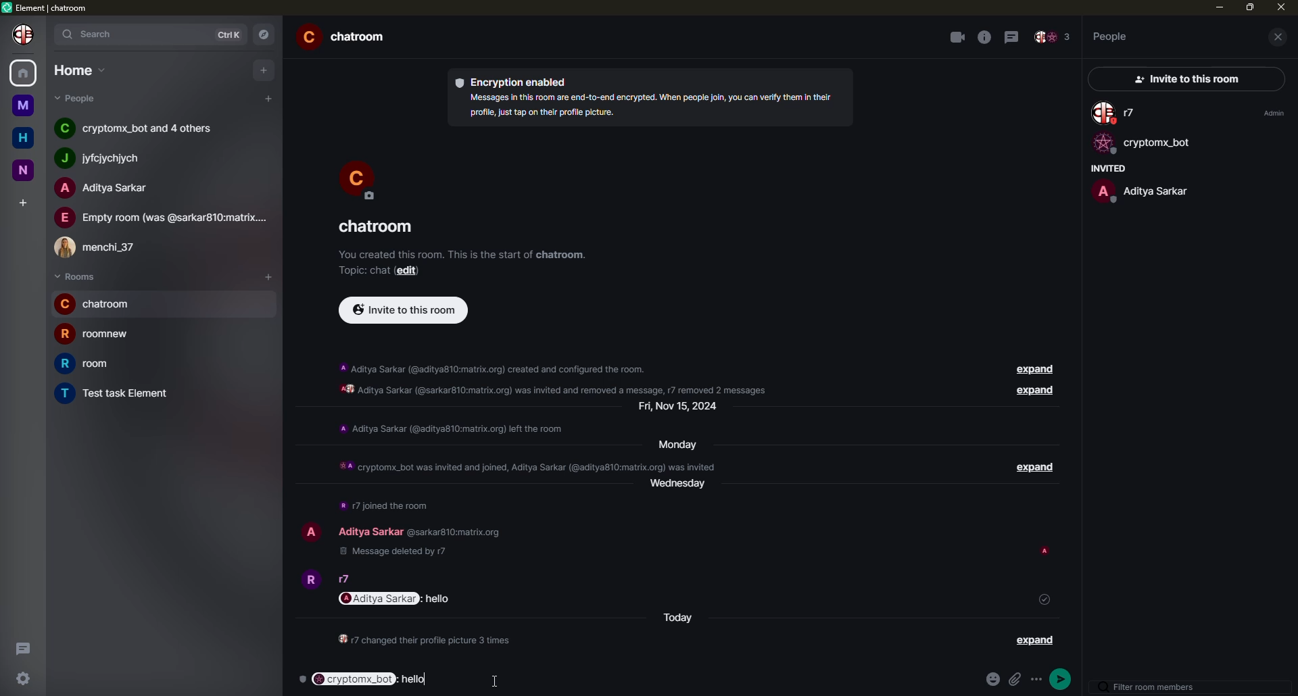  What do you see at coordinates (162, 218) in the screenshot?
I see `people` at bounding box center [162, 218].